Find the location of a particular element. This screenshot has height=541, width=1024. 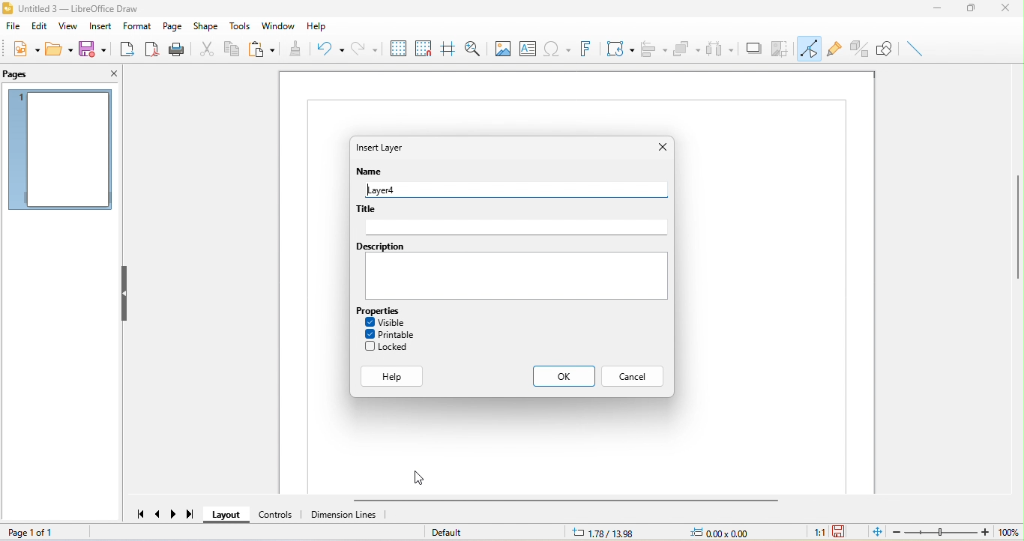

format is located at coordinates (136, 26).